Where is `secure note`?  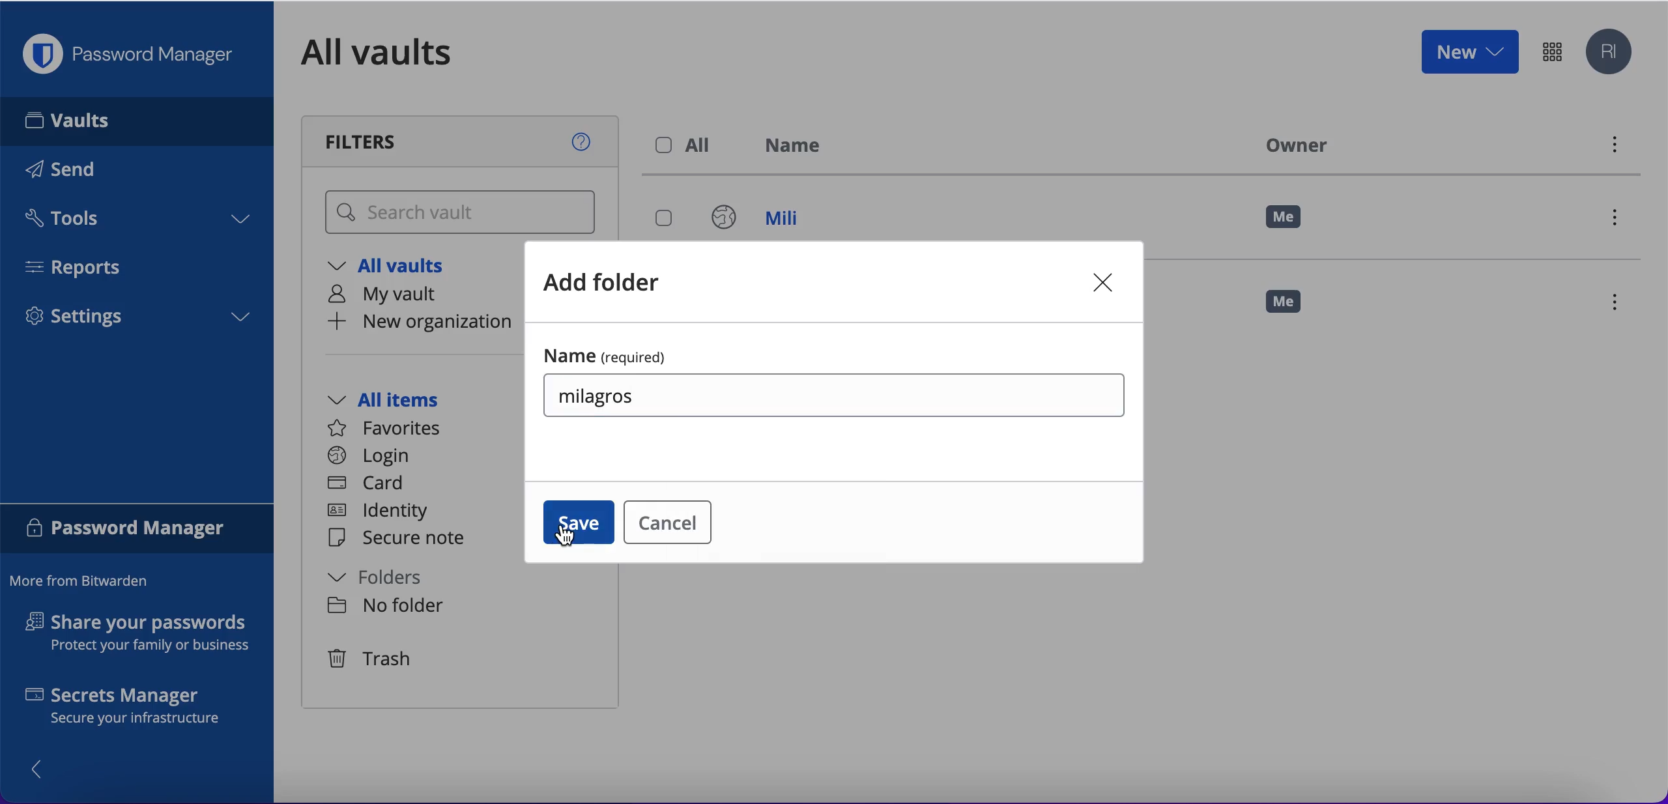
secure note is located at coordinates (403, 539).